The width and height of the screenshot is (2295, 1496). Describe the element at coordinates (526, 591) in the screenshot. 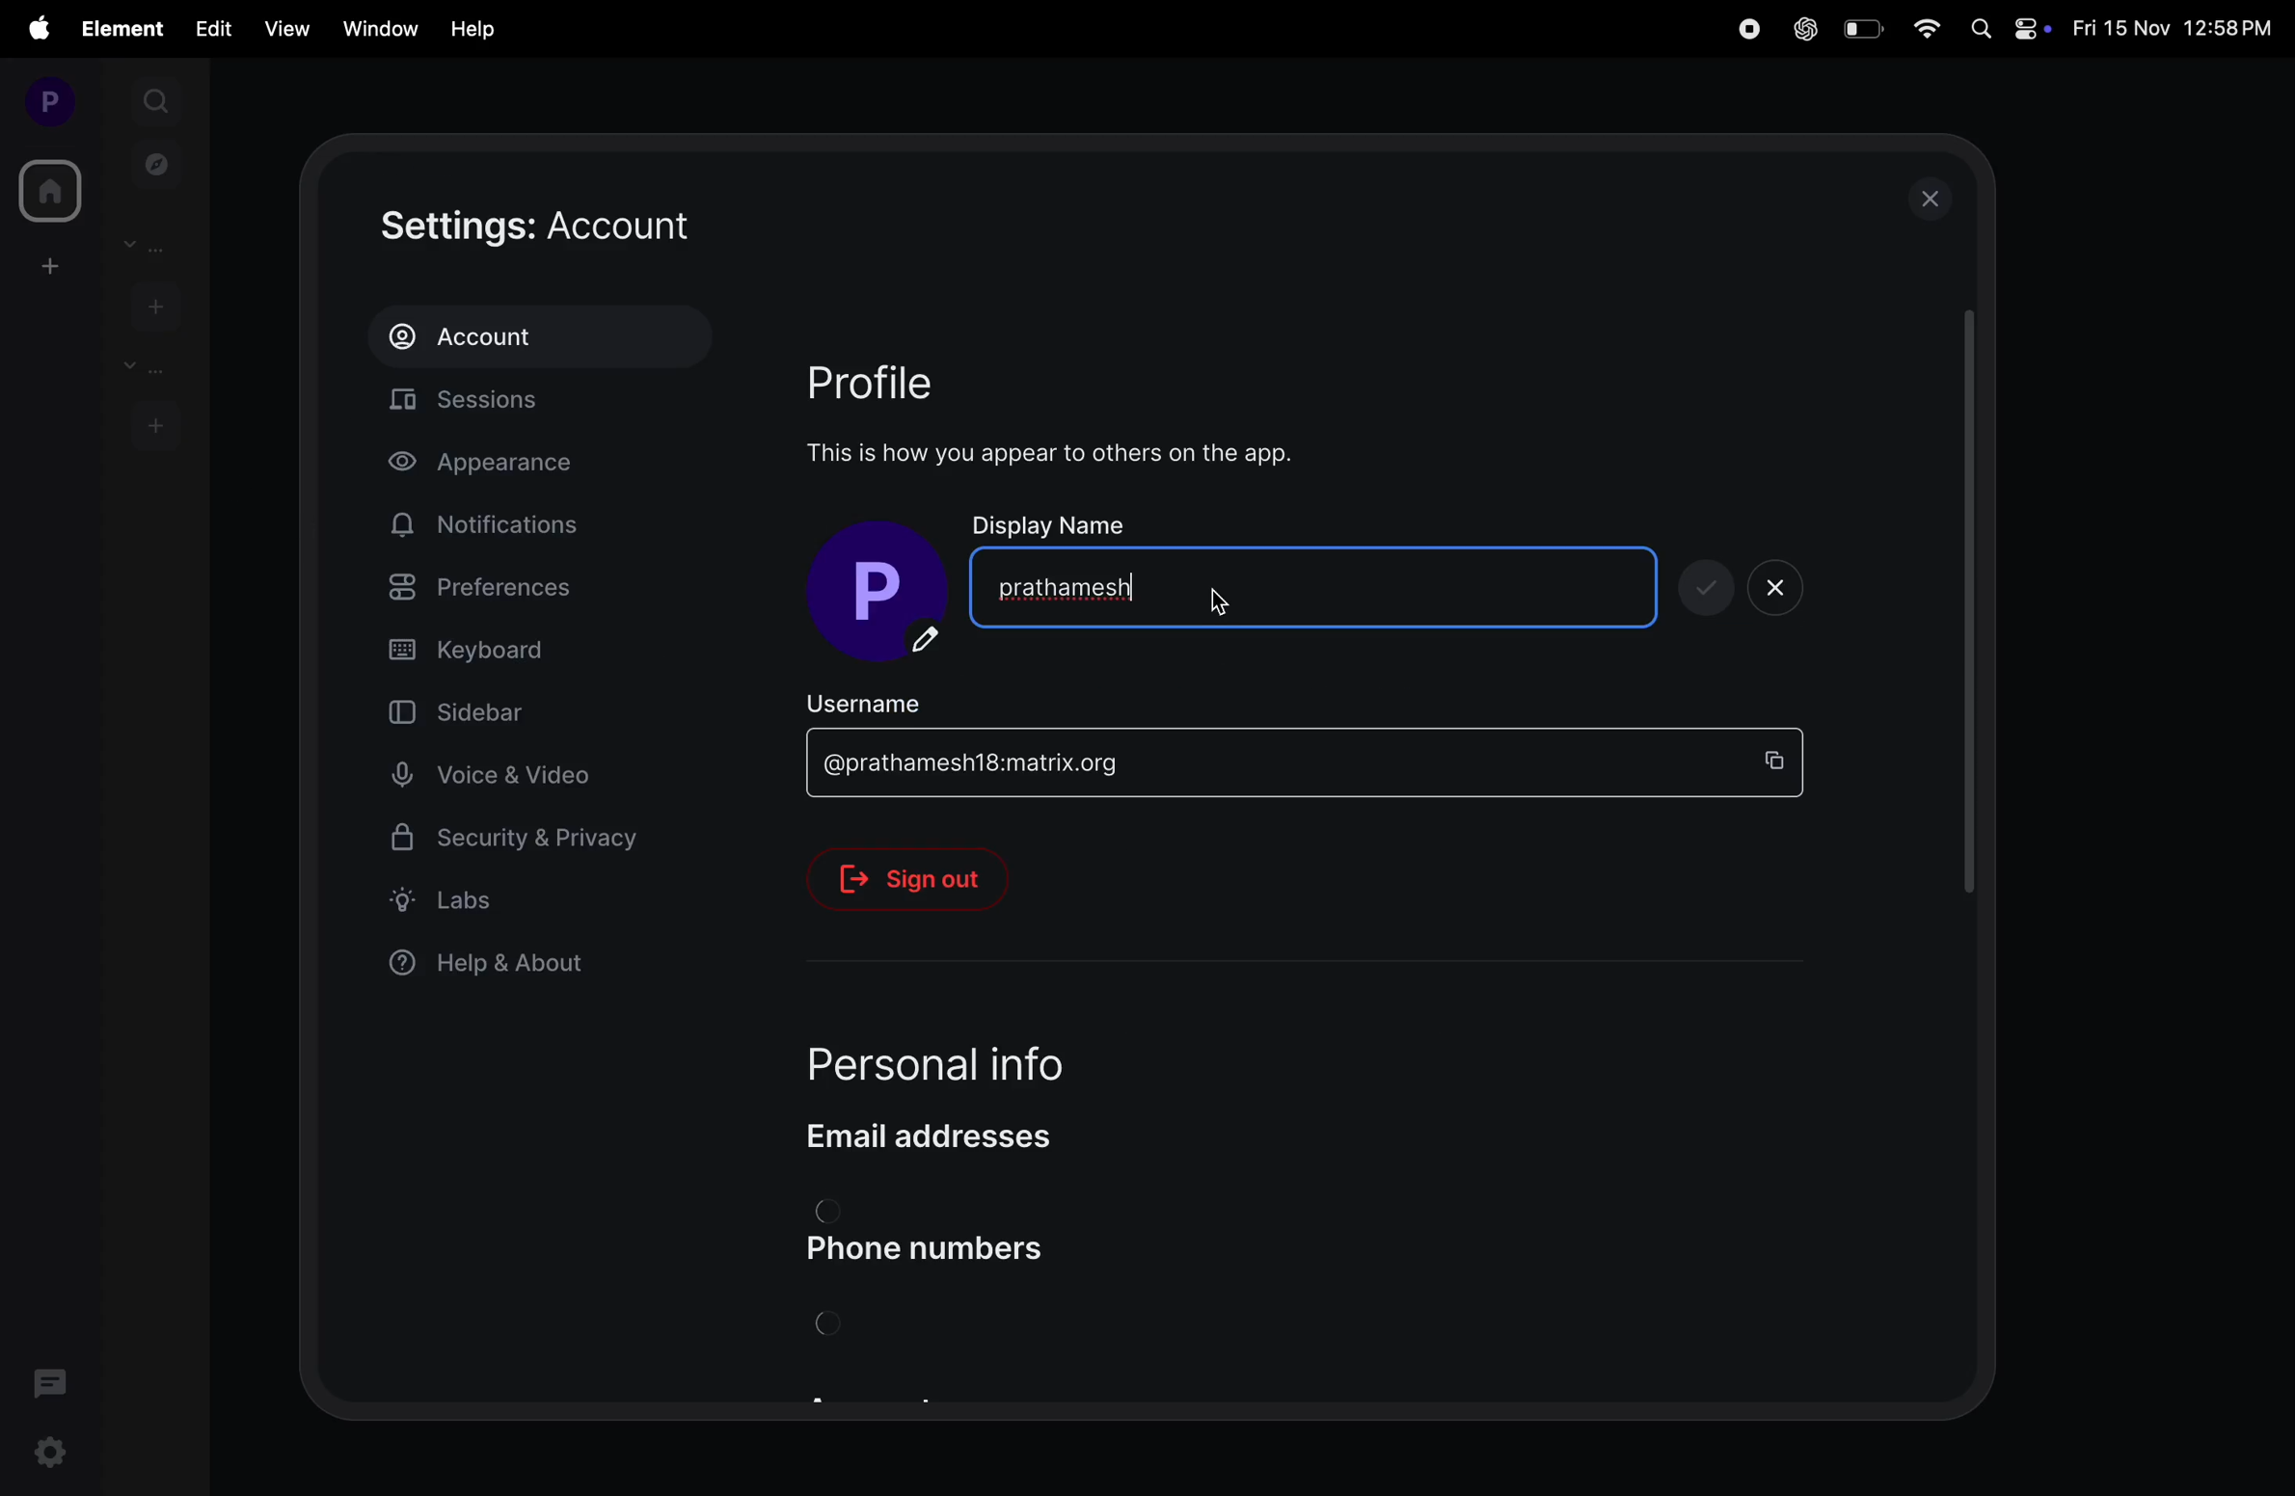

I see `prefrences` at that location.